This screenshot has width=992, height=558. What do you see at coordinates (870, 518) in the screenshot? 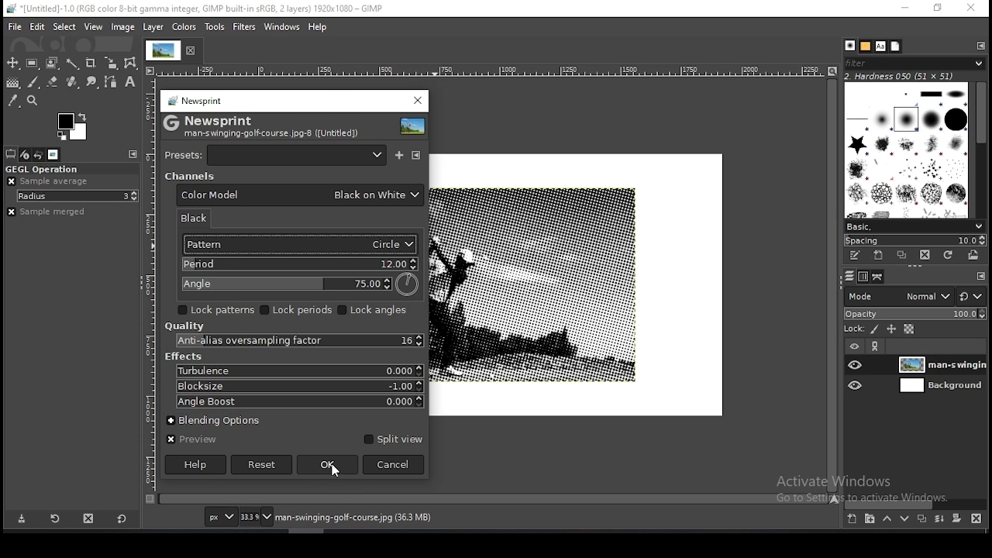
I see `create a new layer group` at bounding box center [870, 518].